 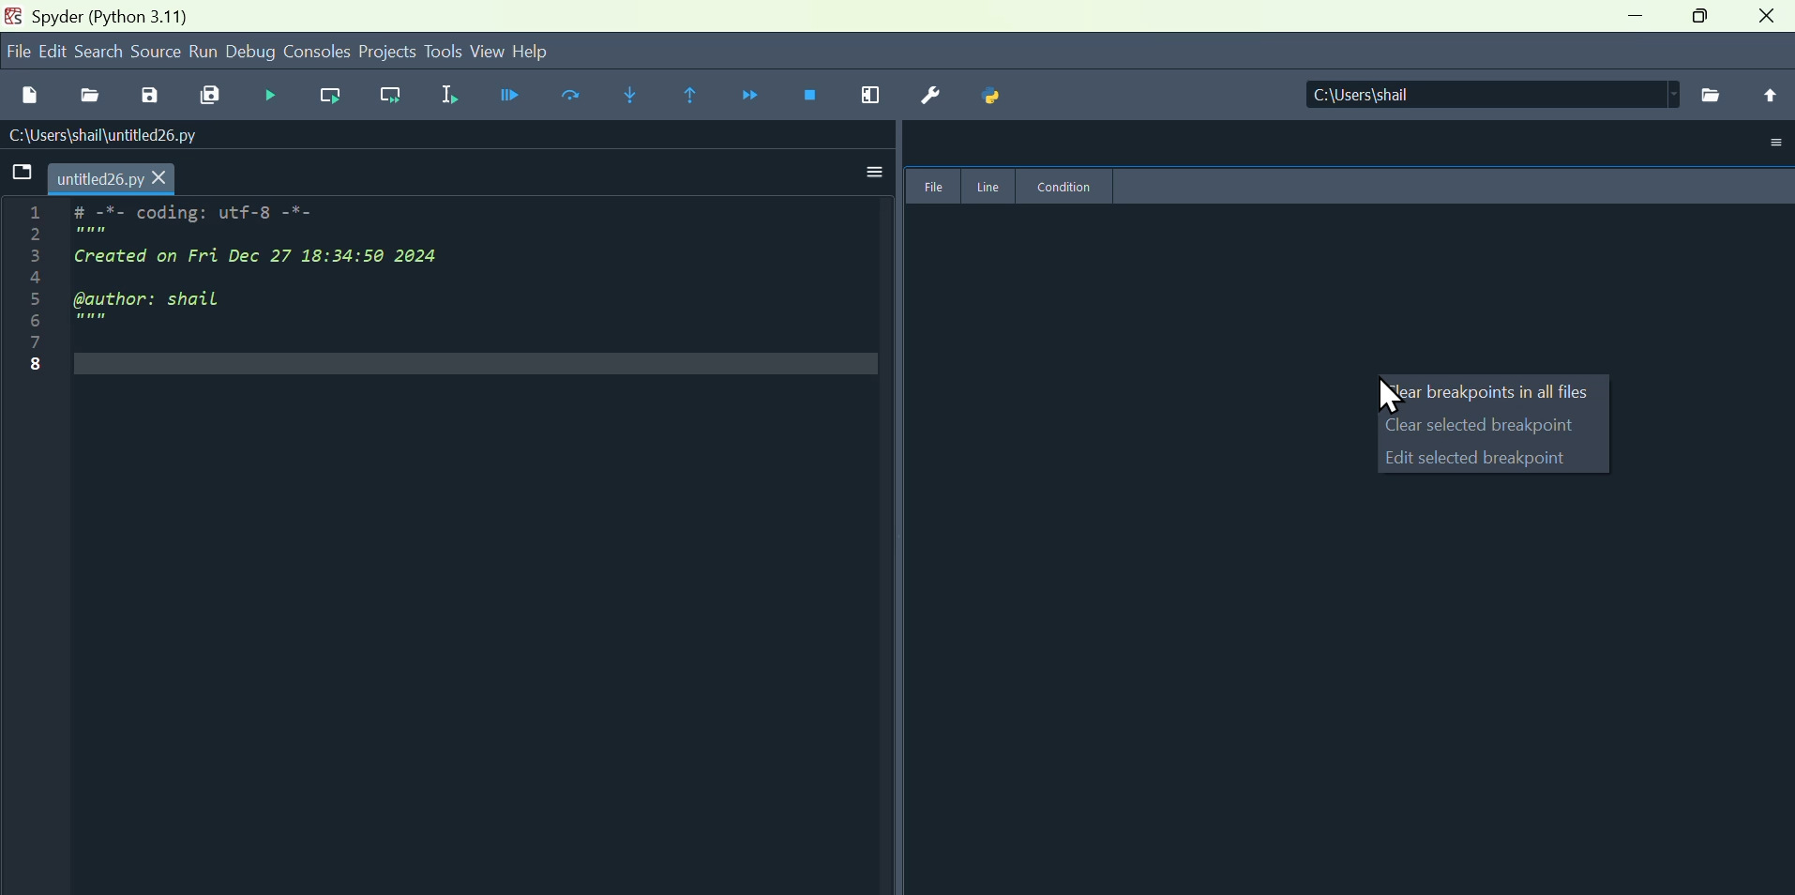 What do you see at coordinates (270, 296) in the screenshot?
I see `1 # -*- coding: utf-8 -*-

PR

3 Created on Fri Dec 27 18:34:50 2024
4

5  @author: shail

5 mmm

7:

8` at bounding box center [270, 296].